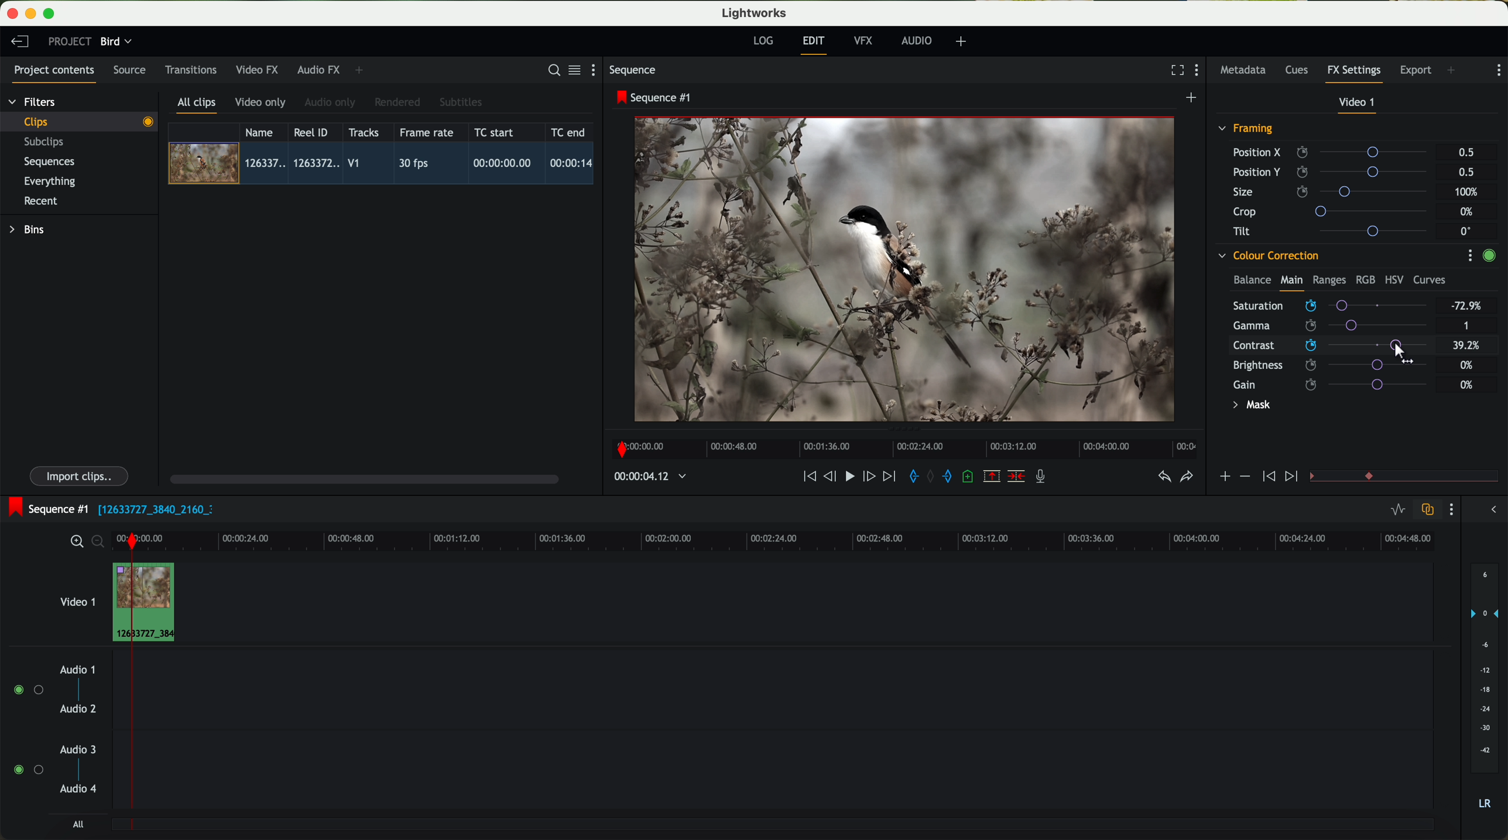 The image size is (1508, 840). Describe the element at coordinates (755, 12) in the screenshot. I see `Lightworks` at that location.